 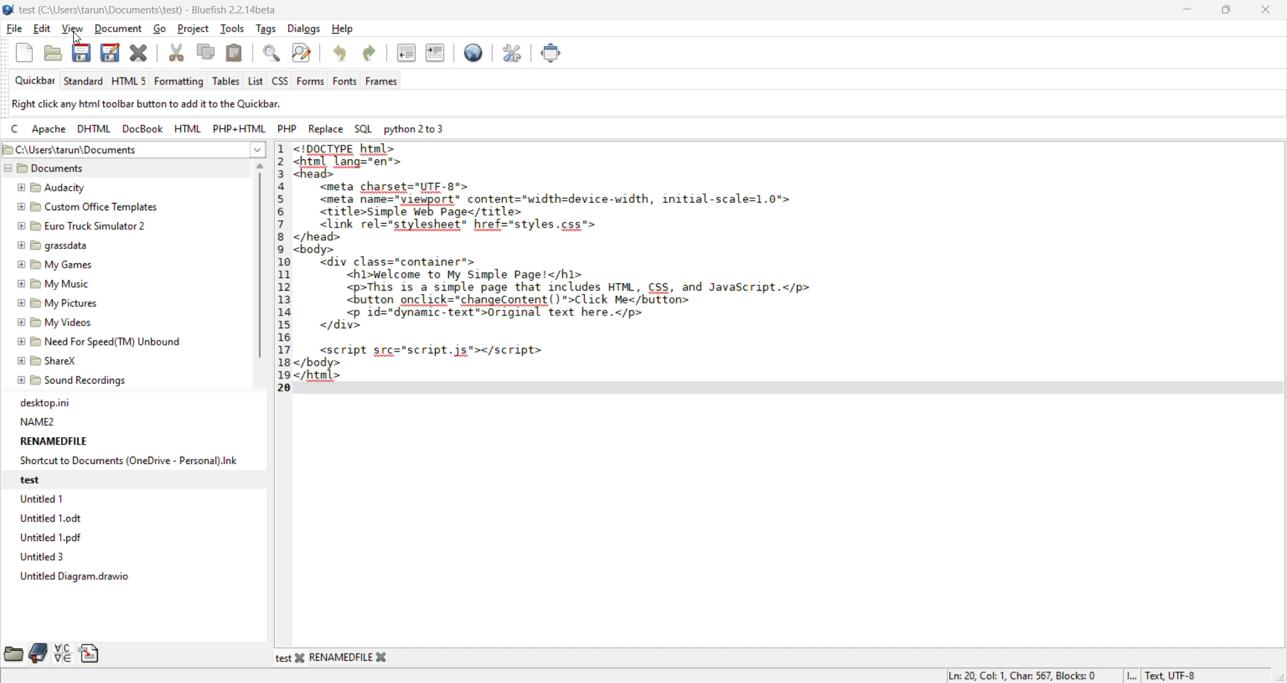 What do you see at coordinates (17, 131) in the screenshot?
I see `c` at bounding box center [17, 131].